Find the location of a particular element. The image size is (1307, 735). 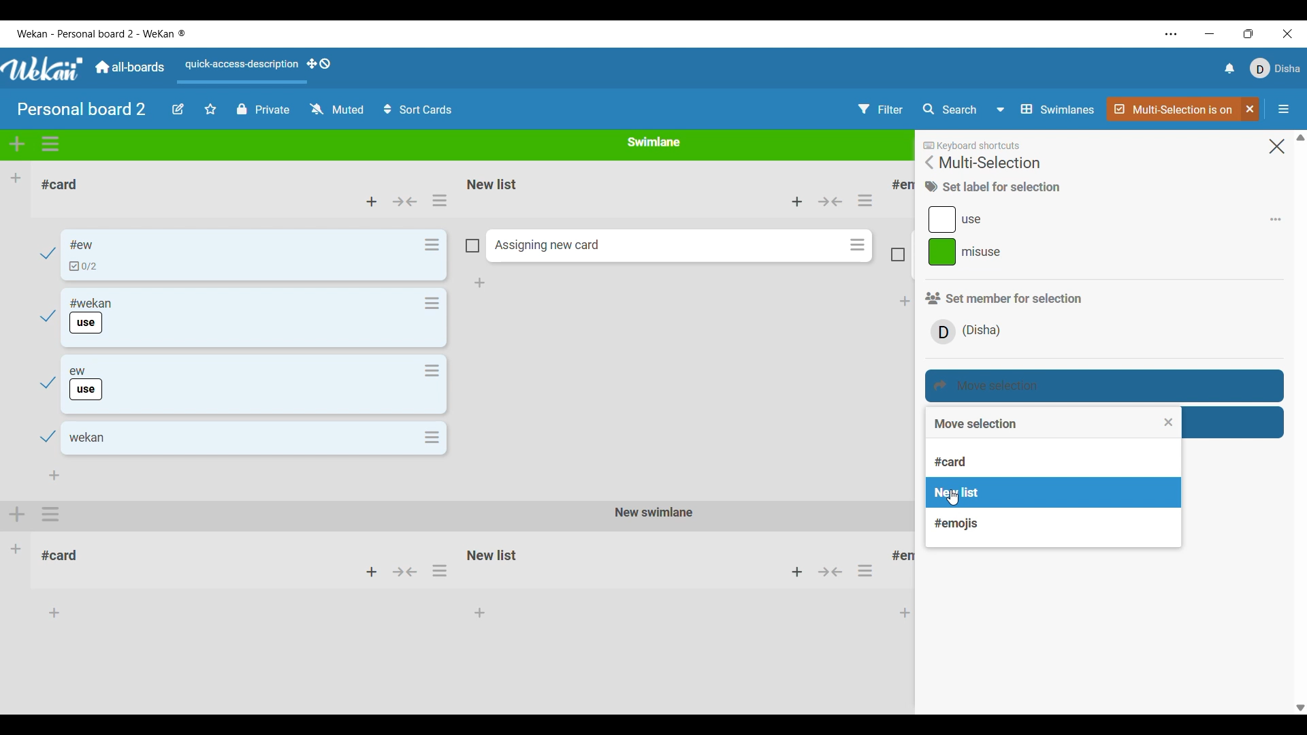

selecting list actions is located at coordinates (445, 199).